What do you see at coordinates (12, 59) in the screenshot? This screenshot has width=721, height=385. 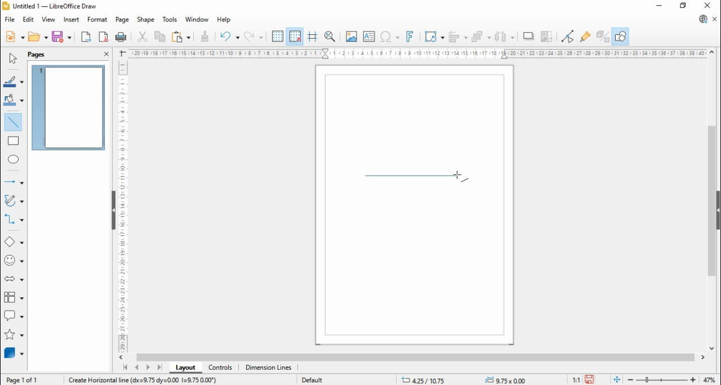 I see `select` at bounding box center [12, 59].